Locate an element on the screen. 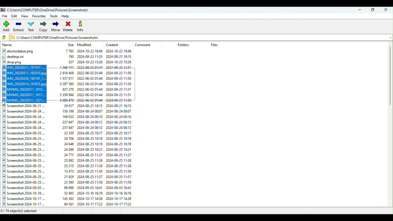 This screenshot has height=221, width=393. Files is located at coordinates (71, 156).